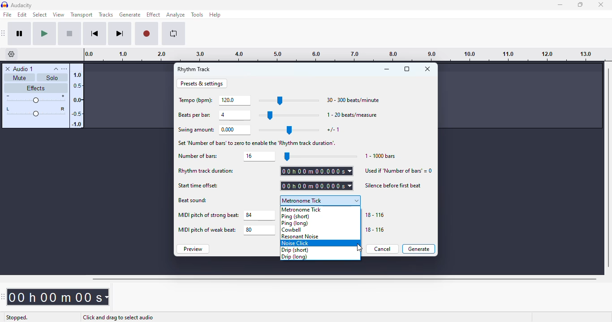 The image size is (612, 322). Describe the element at coordinates (154, 14) in the screenshot. I see `effect` at that location.